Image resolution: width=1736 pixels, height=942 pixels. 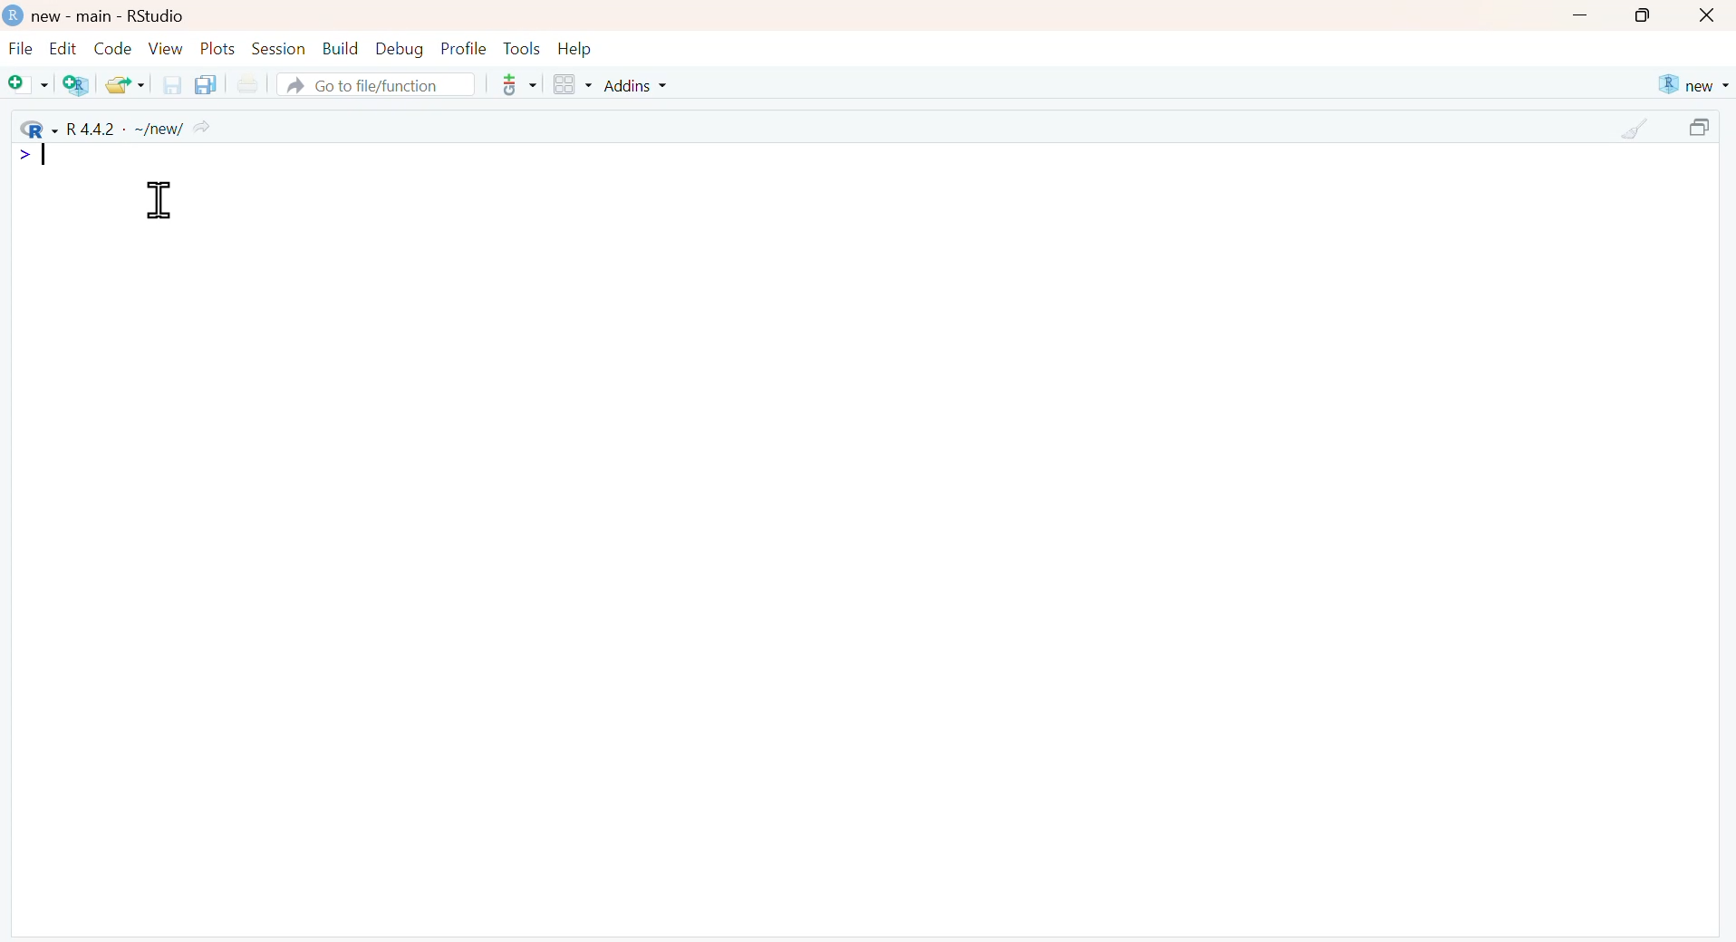 What do you see at coordinates (464, 48) in the screenshot?
I see `Profile` at bounding box center [464, 48].